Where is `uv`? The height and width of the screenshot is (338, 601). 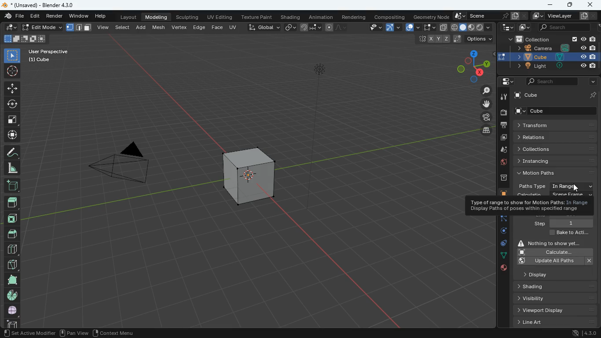 uv is located at coordinates (234, 26).